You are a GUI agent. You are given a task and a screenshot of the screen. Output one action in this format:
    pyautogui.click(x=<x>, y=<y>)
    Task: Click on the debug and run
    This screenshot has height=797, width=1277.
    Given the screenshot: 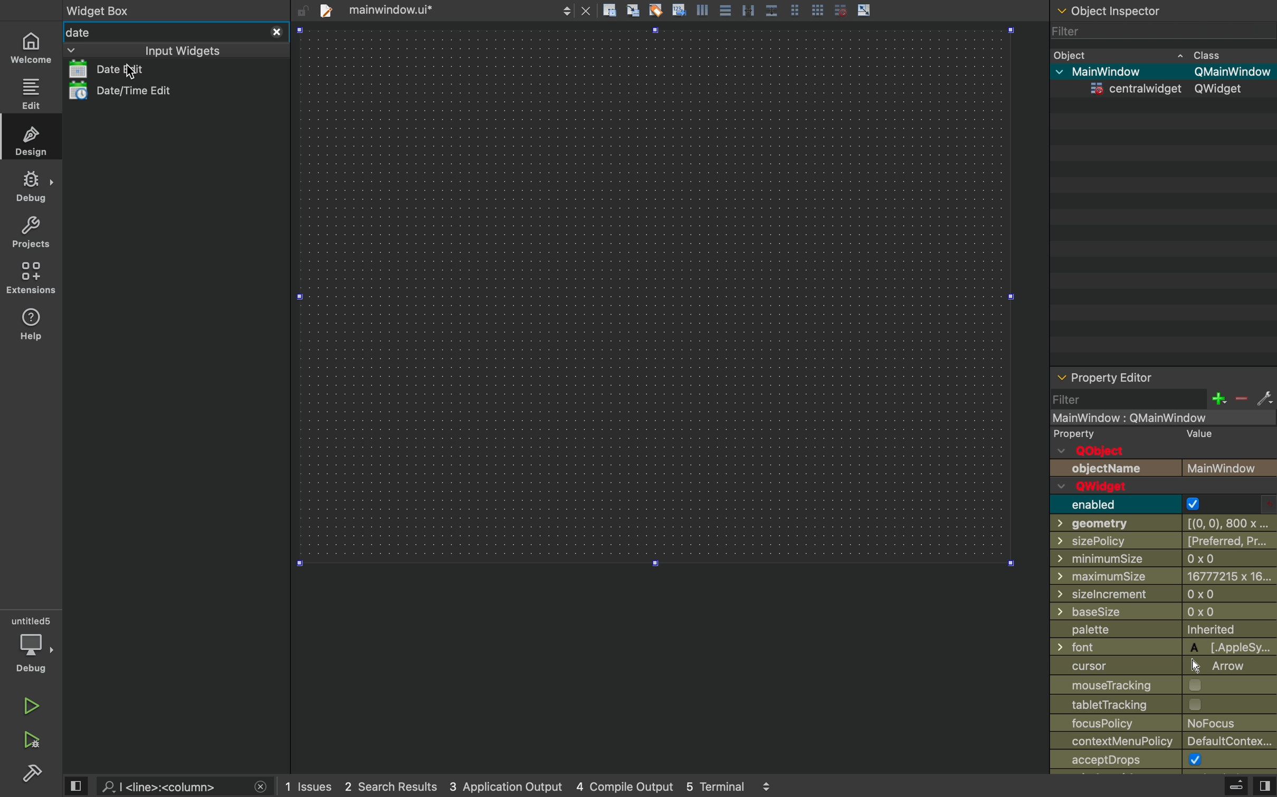 What is the action you would take?
    pyautogui.click(x=34, y=740)
    